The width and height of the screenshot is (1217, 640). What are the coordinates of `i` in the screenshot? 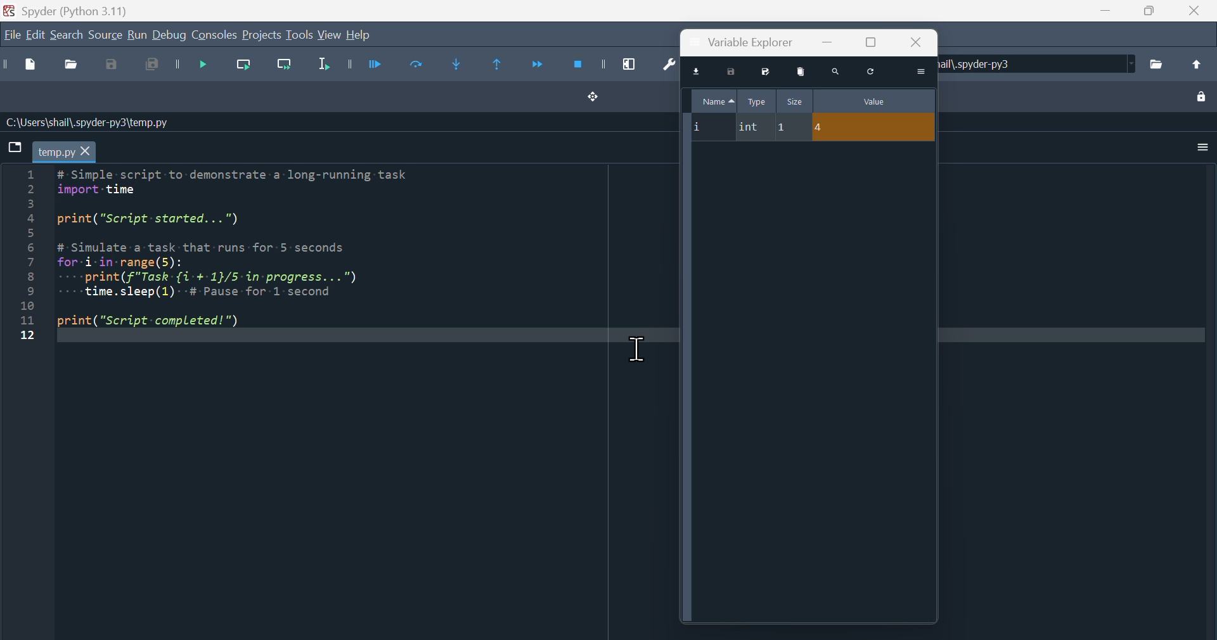 It's located at (710, 125).